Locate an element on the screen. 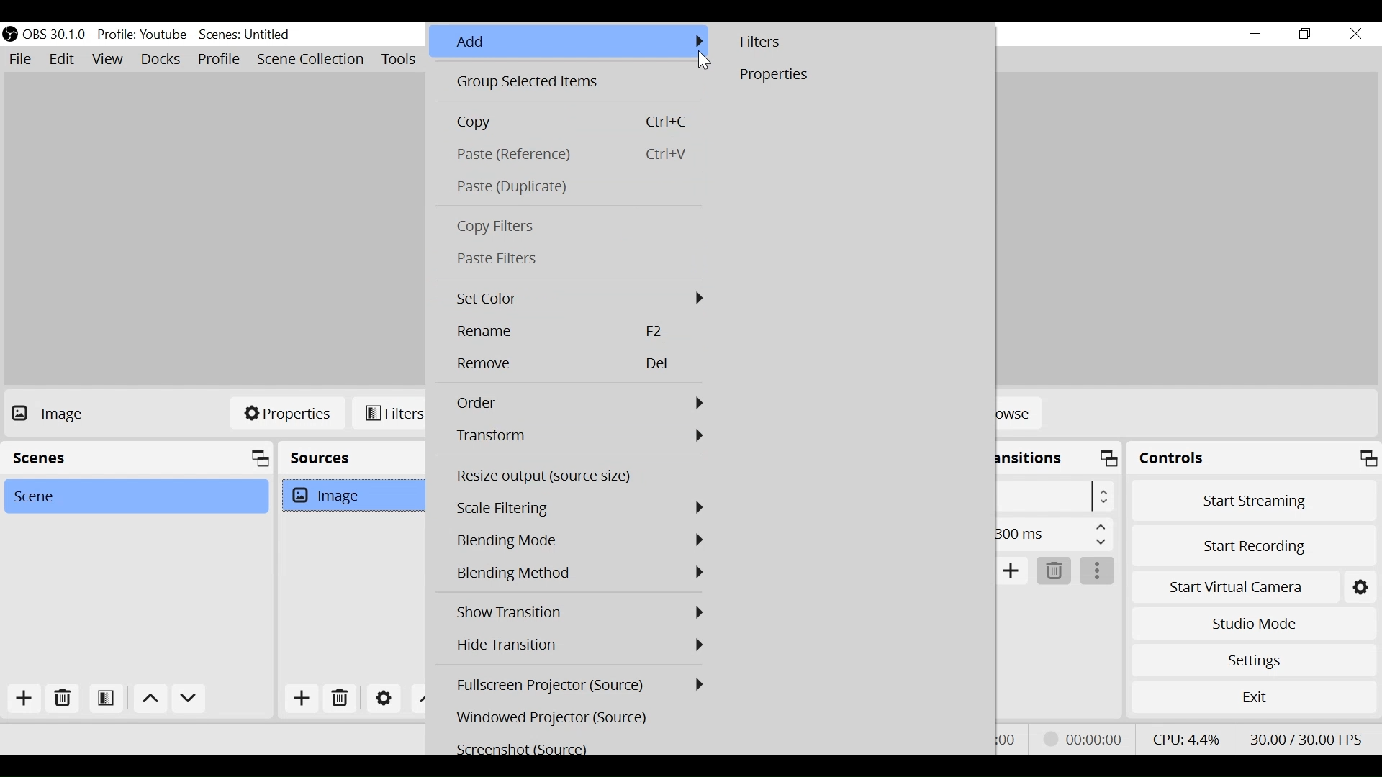 This screenshot has height=777, width=1382. Paste Filters is located at coordinates (572, 258).